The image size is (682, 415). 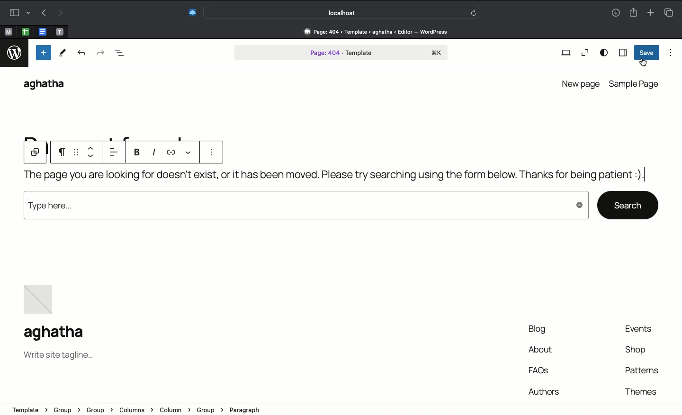 I want to click on Search bar, so click(x=342, y=12).